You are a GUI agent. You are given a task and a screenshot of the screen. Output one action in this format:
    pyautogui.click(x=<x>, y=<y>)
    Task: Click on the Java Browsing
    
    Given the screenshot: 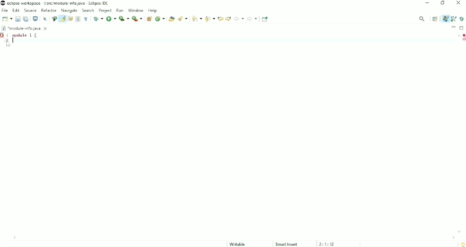 What is the action you would take?
    pyautogui.click(x=454, y=19)
    